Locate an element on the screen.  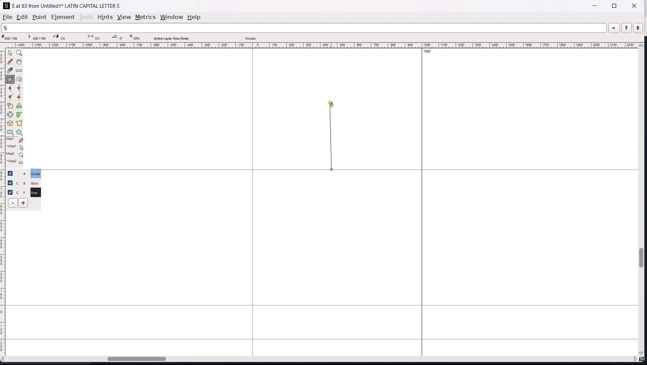
next word in the wordlist is located at coordinates (638, 27).